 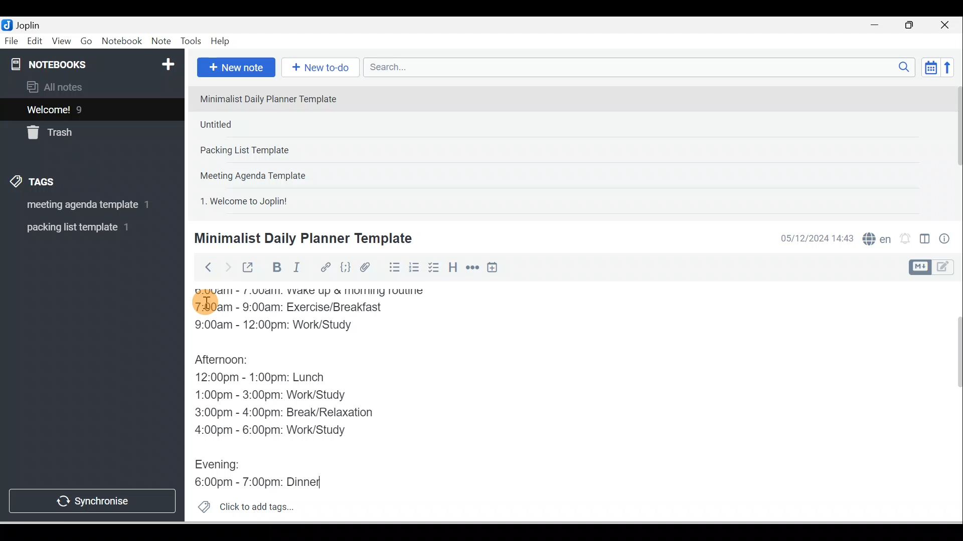 What do you see at coordinates (221, 42) in the screenshot?
I see `Help` at bounding box center [221, 42].